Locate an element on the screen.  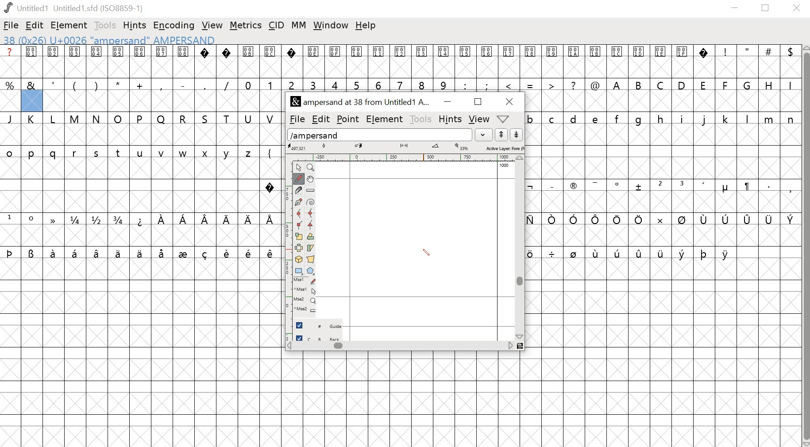
y is located at coordinates (228, 153).